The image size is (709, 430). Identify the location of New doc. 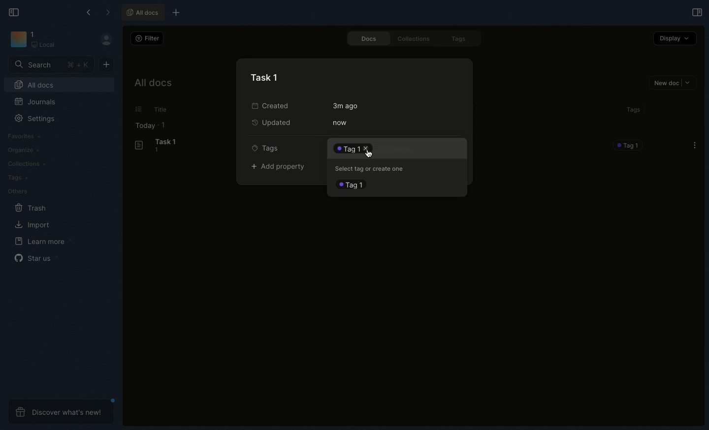
(674, 84).